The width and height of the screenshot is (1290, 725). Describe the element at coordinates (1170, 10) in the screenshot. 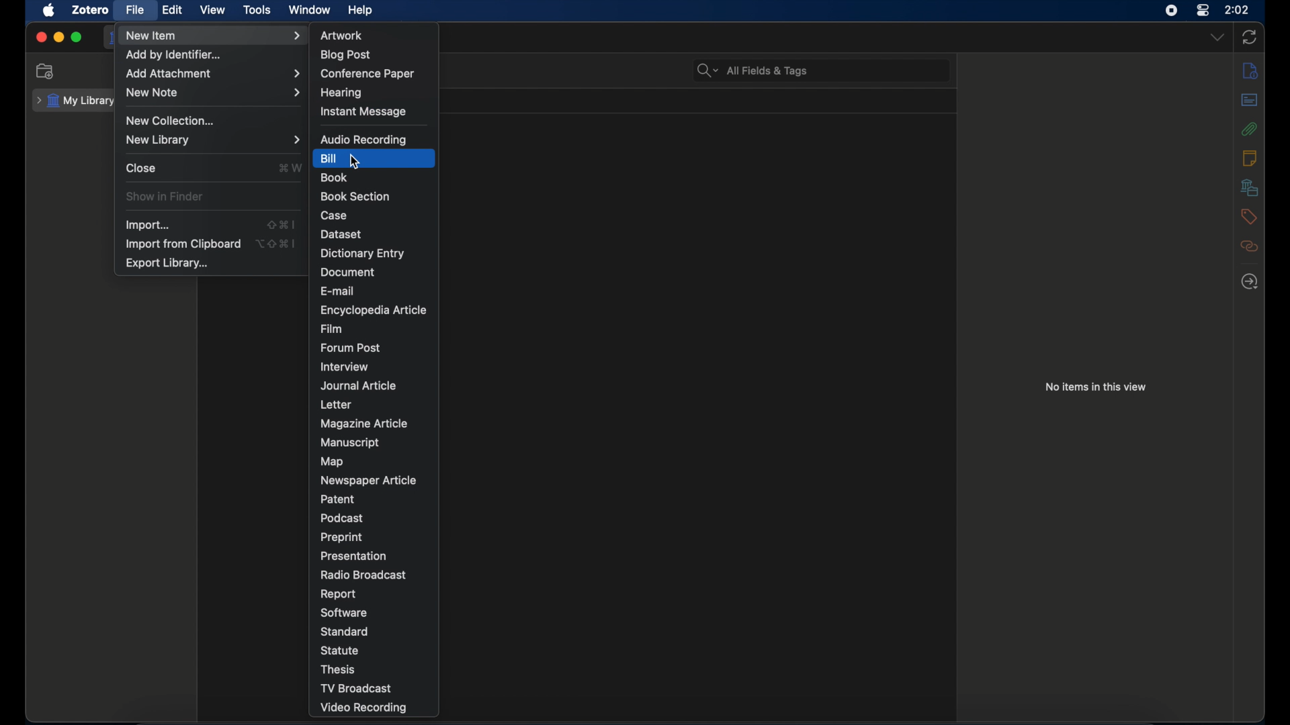

I see `screen recorder` at that location.